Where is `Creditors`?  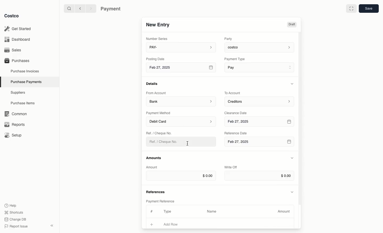 Creditors is located at coordinates (260, 101).